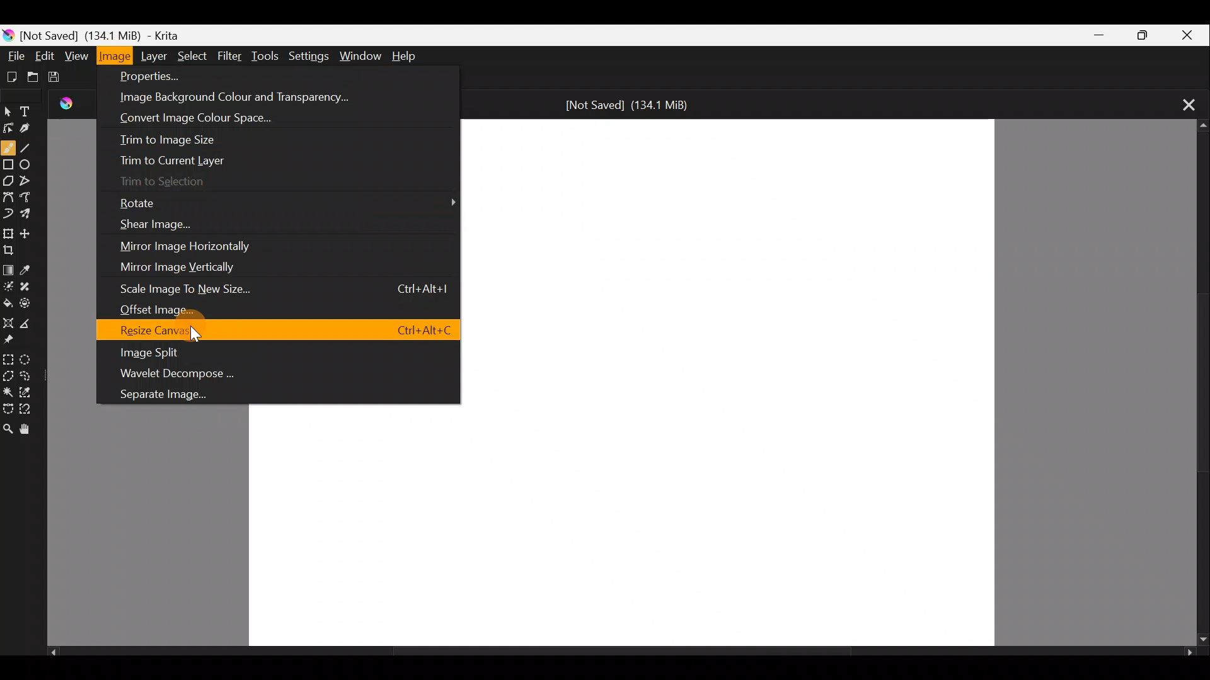  Describe the element at coordinates (77, 55) in the screenshot. I see `View` at that location.